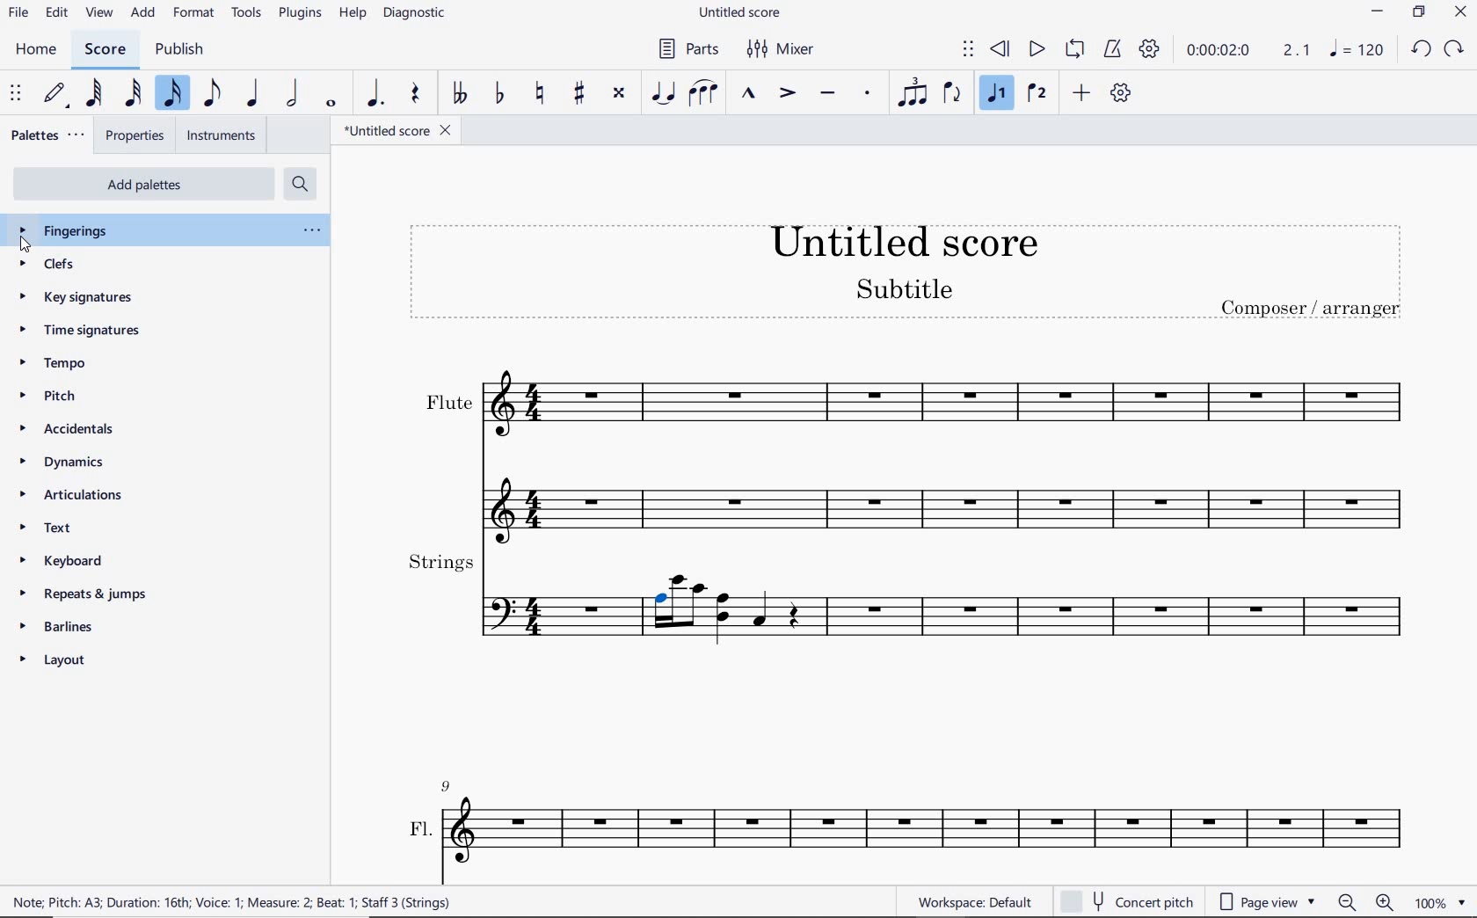  Describe the element at coordinates (18, 14) in the screenshot. I see `file` at that location.